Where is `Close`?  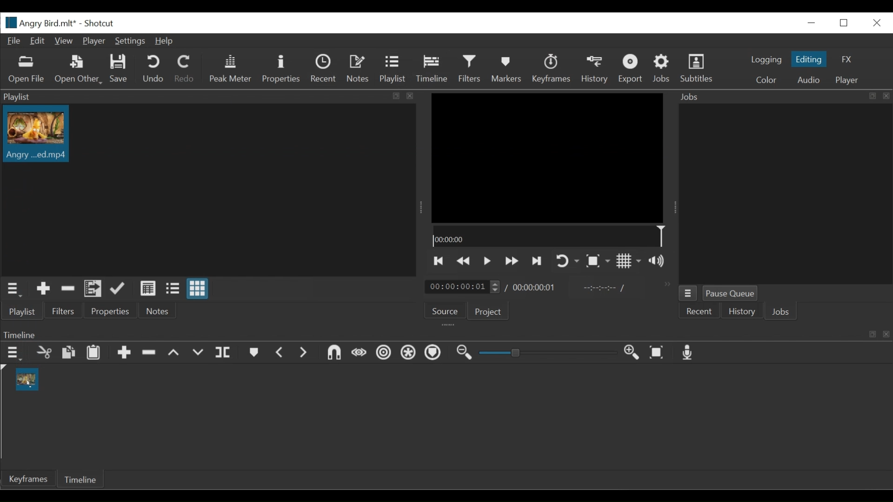
Close is located at coordinates (876, 23).